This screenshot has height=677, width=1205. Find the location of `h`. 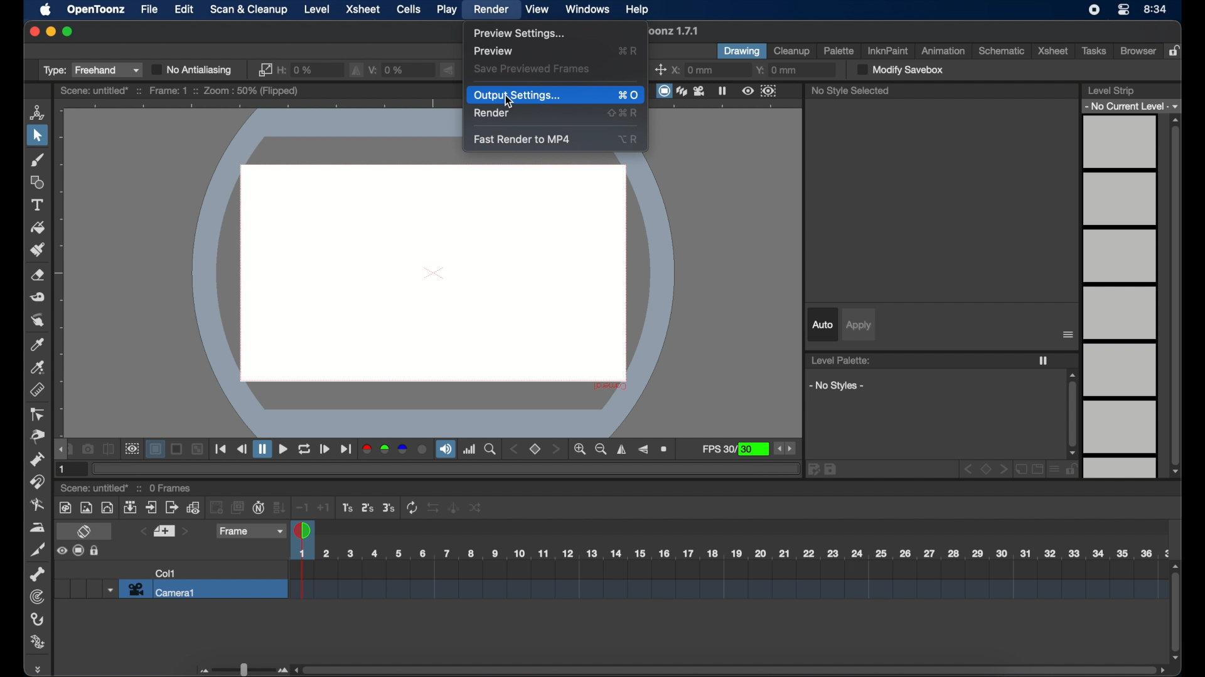

h is located at coordinates (297, 68).